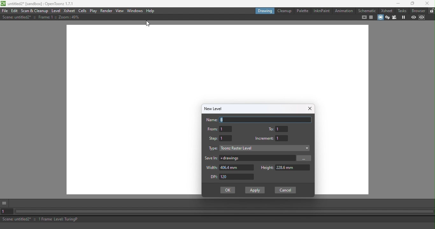 This screenshot has width=435, height=229. Describe the element at coordinates (257, 158) in the screenshot. I see `File address` at that location.